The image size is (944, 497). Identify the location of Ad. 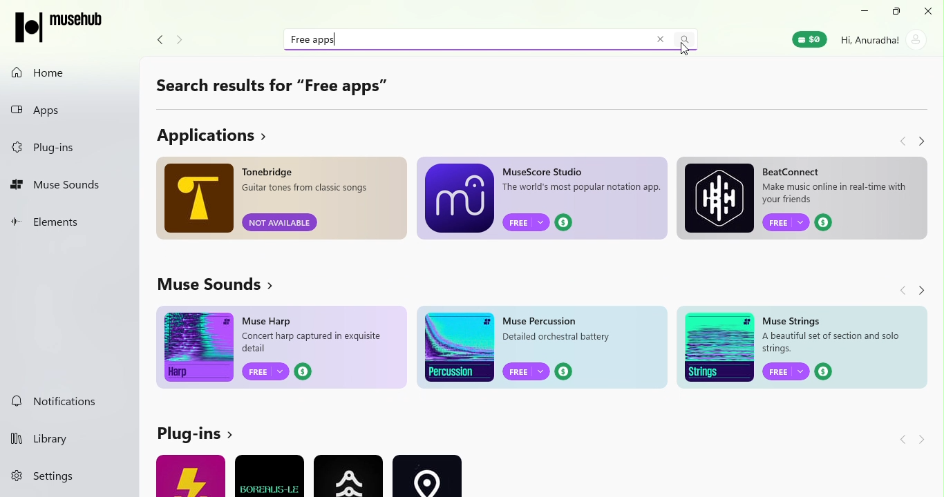
(282, 198).